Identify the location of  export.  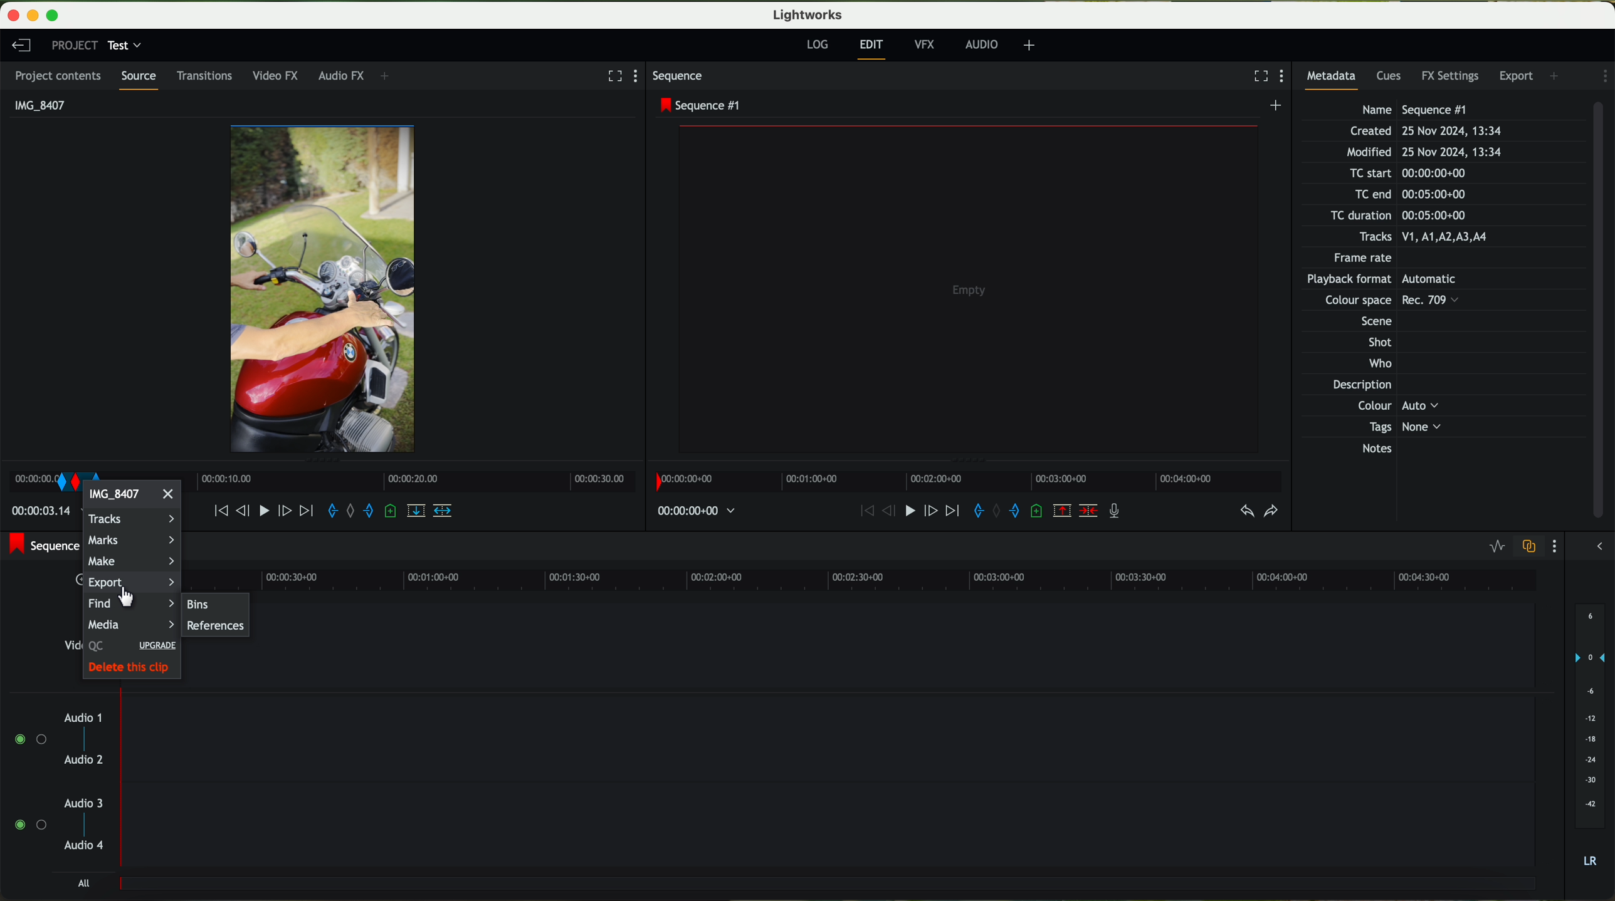
(122, 585).